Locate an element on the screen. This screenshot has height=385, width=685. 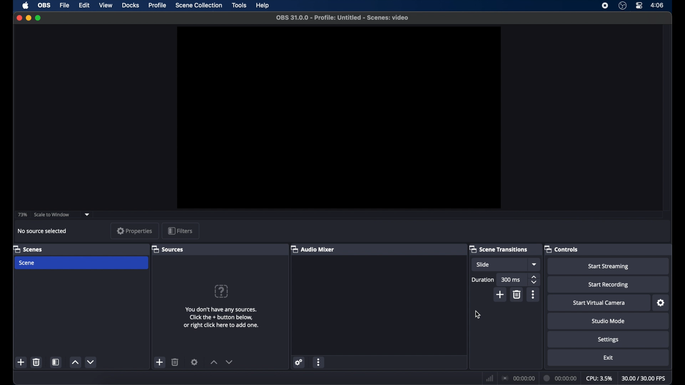
scene collection is located at coordinates (199, 5).